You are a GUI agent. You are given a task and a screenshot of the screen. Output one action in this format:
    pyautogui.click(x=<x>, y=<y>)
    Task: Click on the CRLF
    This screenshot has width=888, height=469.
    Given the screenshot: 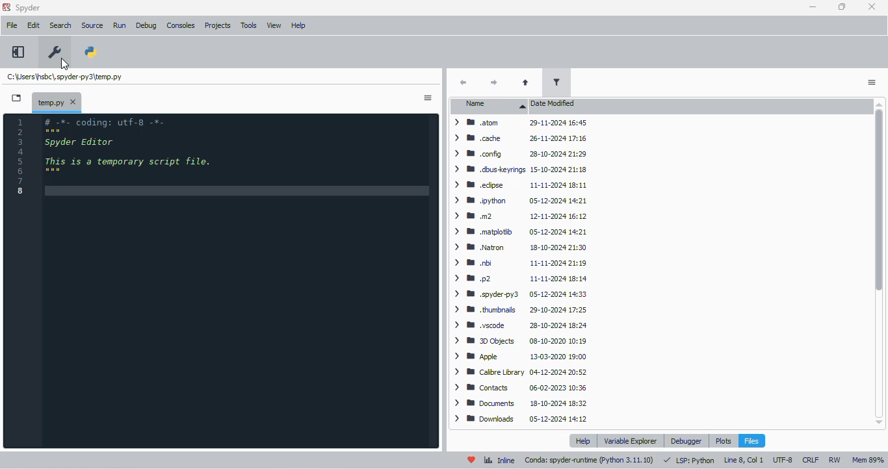 What is the action you would take?
    pyautogui.click(x=811, y=460)
    